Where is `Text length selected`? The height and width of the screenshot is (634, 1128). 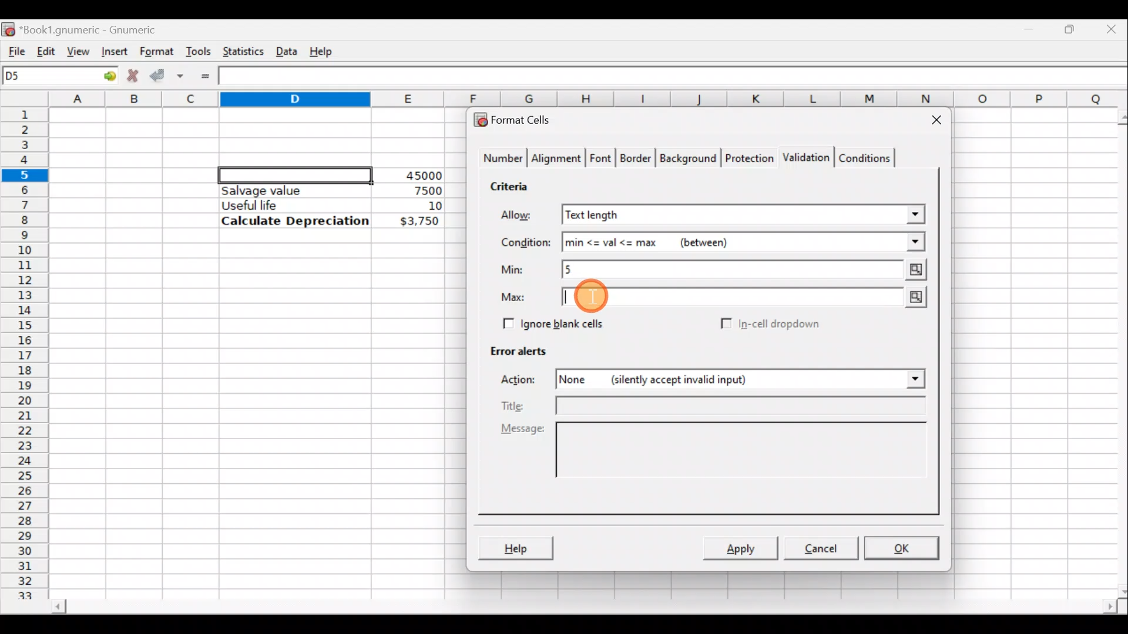 Text length selected is located at coordinates (726, 215).